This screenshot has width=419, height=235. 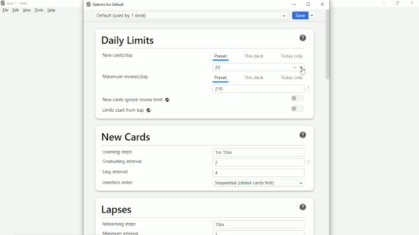 I want to click on This deck, so click(x=255, y=56).